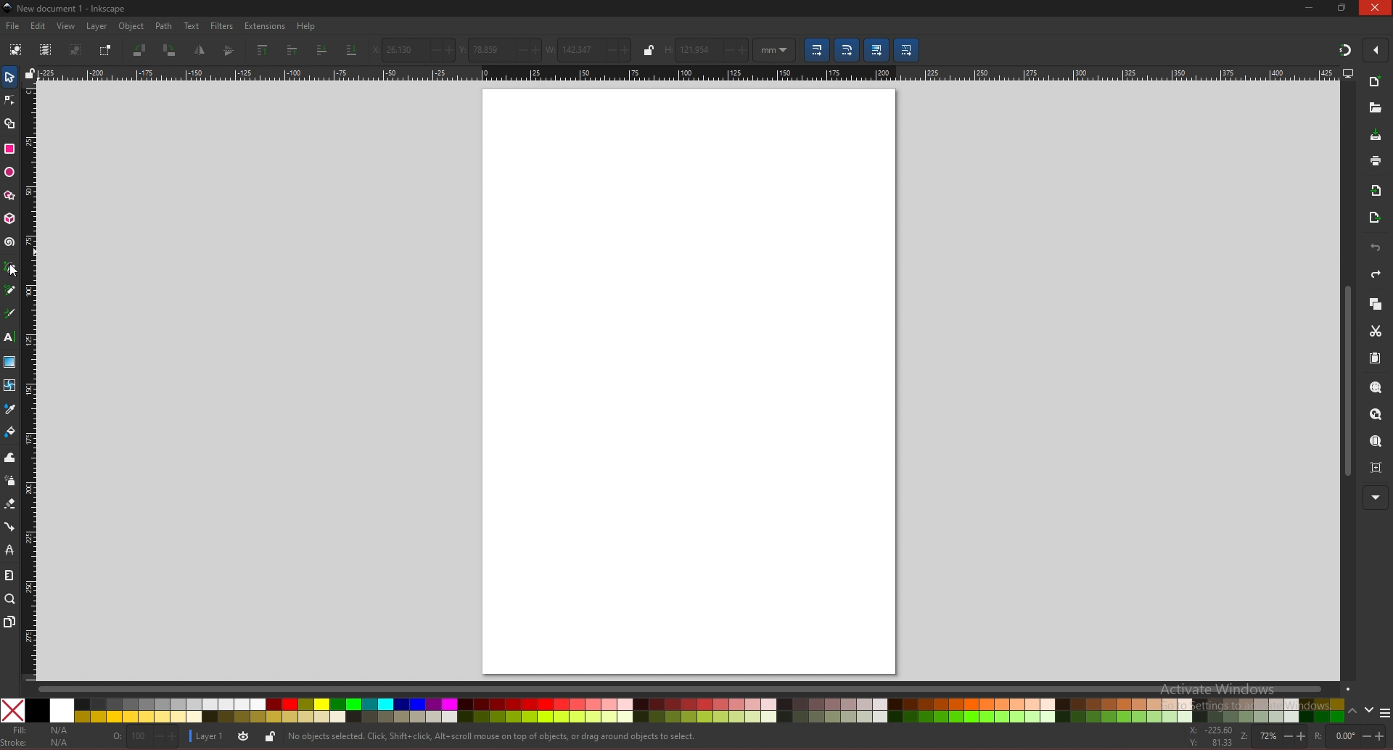 The height and width of the screenshot is (750, 1393). I want to click on height, so click(707, 49).